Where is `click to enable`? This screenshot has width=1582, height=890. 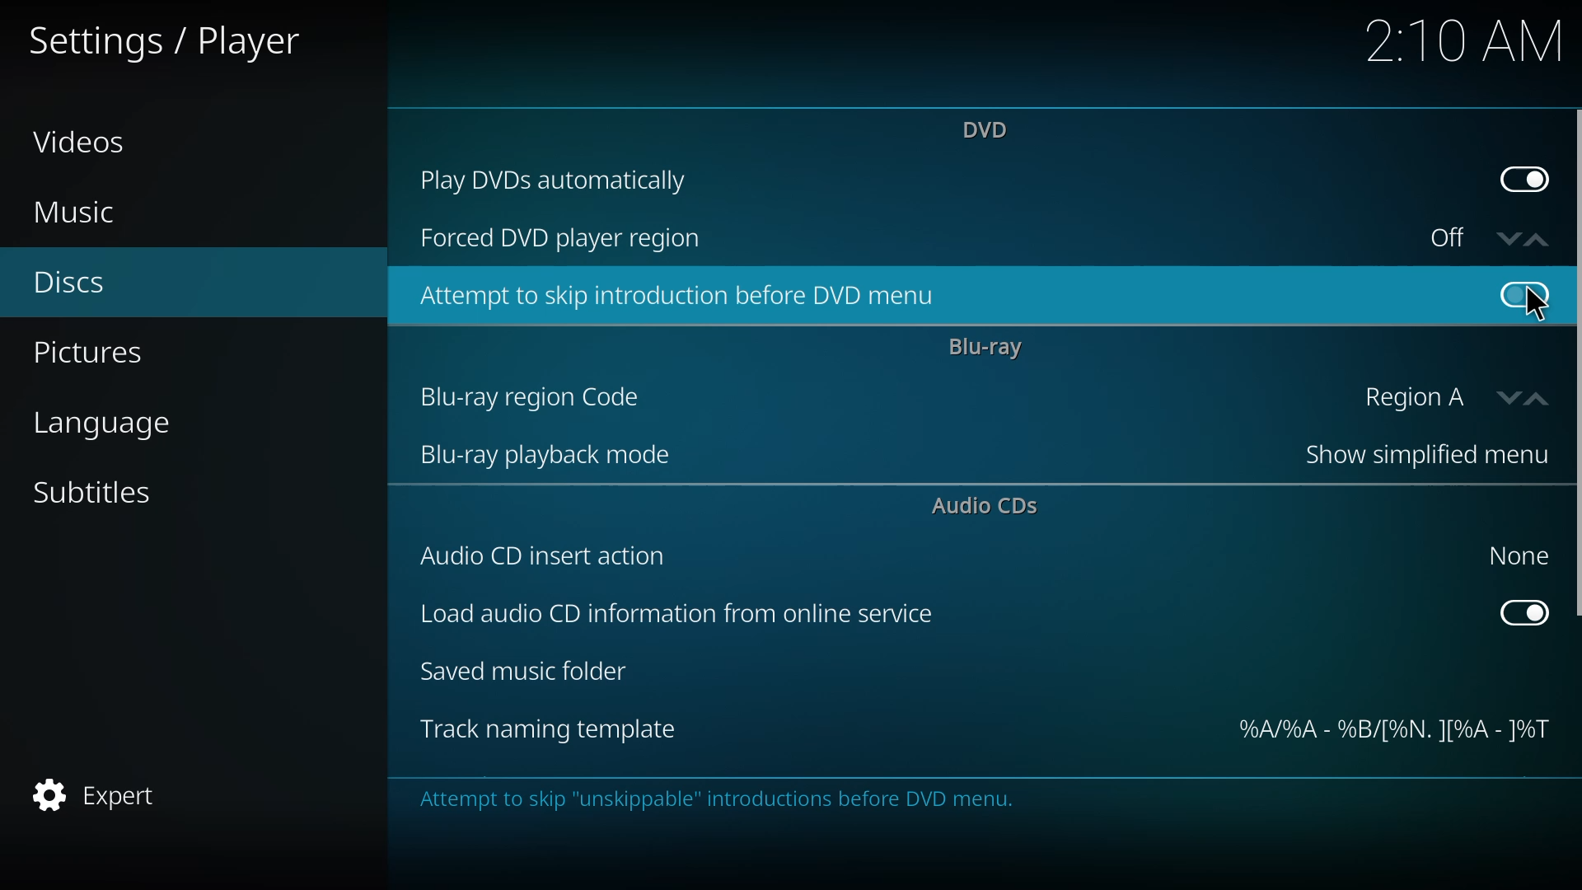
click to enable is located at coordinates (1525, 293).